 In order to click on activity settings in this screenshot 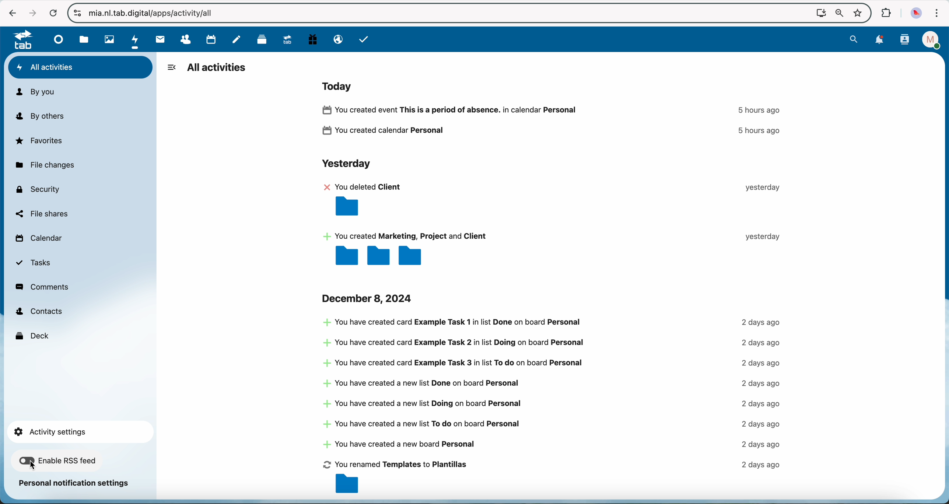, I will do `click(79, 430)`.